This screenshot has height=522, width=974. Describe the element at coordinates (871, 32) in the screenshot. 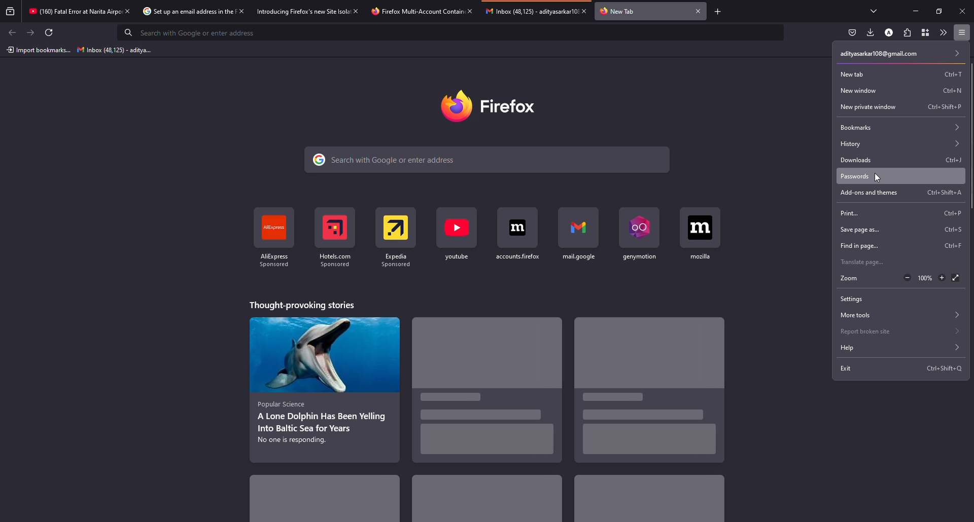

I see `downloads` at that location.